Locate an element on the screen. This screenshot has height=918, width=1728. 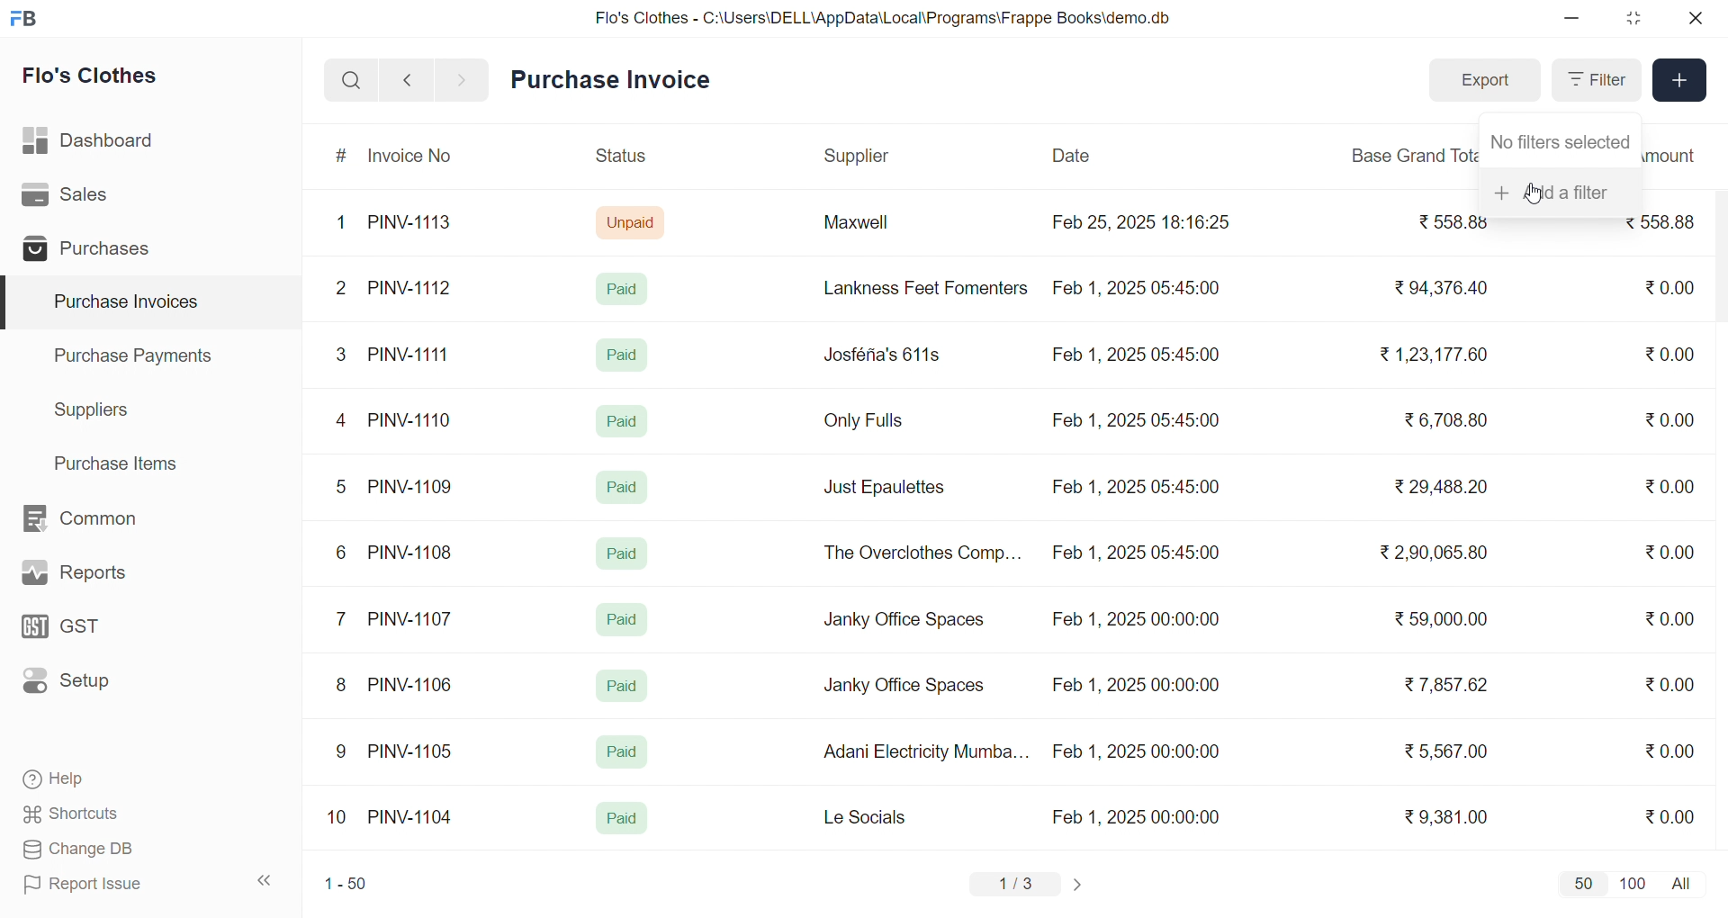
6 is located at coordinates (341, 552).